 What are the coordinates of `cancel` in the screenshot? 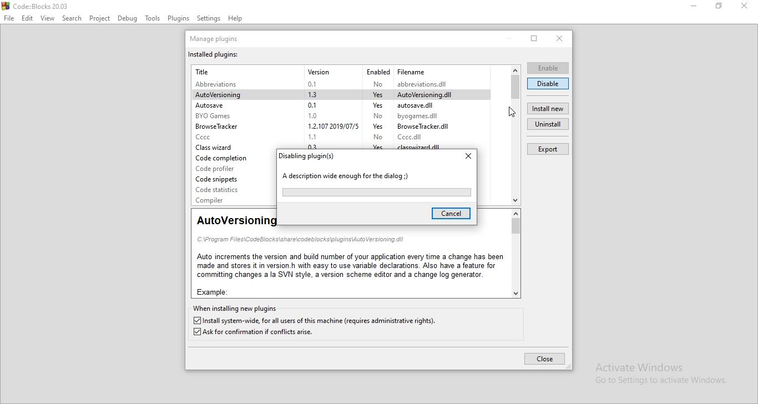 It's located at (451, 214).